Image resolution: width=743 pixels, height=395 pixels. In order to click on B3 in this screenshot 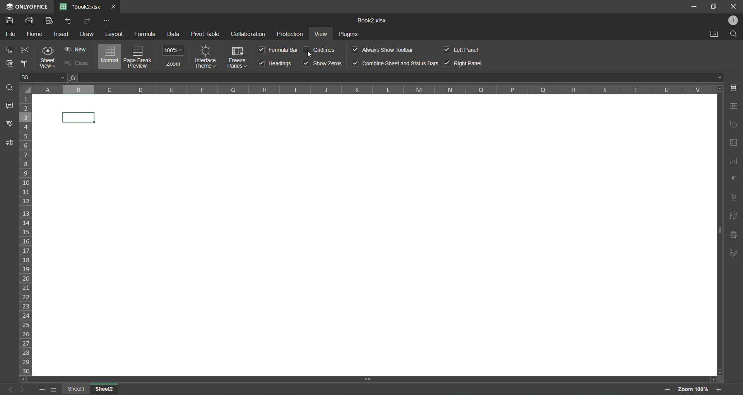, I will do `click(42, 79)`.